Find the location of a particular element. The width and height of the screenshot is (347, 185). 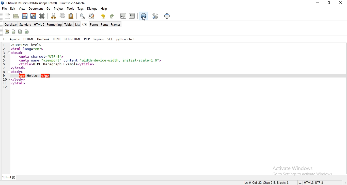

forms is located at coordinates (94, 24).